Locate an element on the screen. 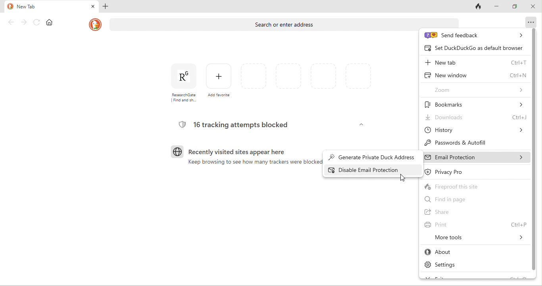 This screenshot has height=286, width=542. settings is located at coordinates (448, 264).